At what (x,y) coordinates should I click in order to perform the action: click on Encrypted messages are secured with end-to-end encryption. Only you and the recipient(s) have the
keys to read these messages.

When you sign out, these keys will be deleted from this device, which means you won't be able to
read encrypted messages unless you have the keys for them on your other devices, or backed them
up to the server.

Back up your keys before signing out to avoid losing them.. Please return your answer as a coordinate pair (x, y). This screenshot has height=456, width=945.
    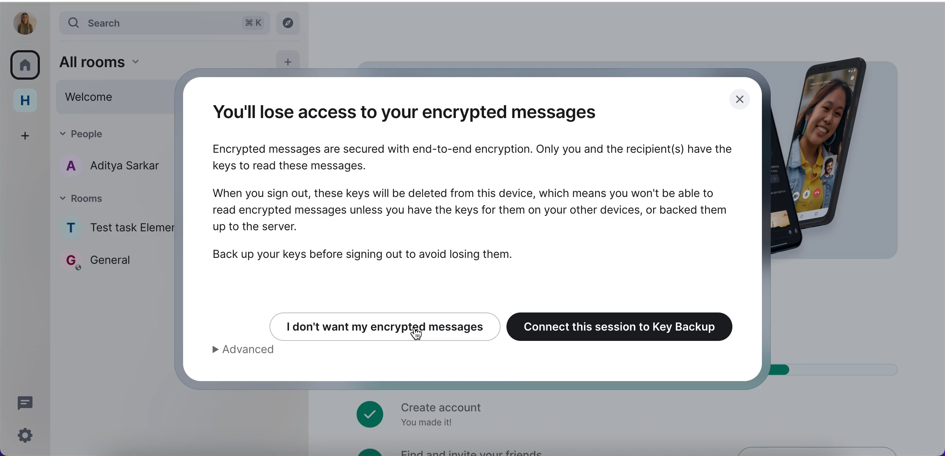
    Looking at the image, I should click on (473, 204).